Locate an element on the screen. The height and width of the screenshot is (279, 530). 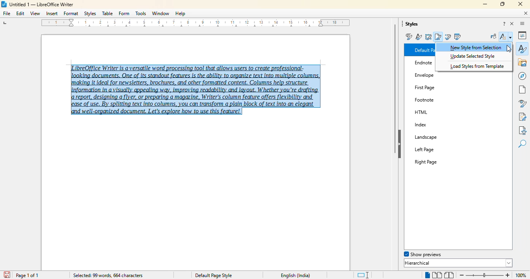
Change zoom level is located at coordinates (485, 274).